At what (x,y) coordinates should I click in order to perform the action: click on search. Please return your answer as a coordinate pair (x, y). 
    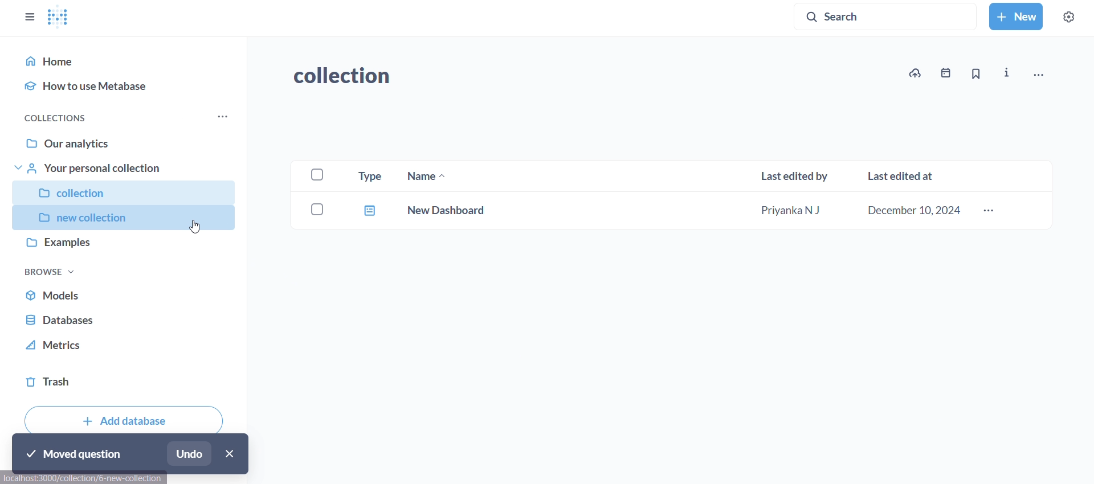
    Looking at the image, I should click on (887, 15).